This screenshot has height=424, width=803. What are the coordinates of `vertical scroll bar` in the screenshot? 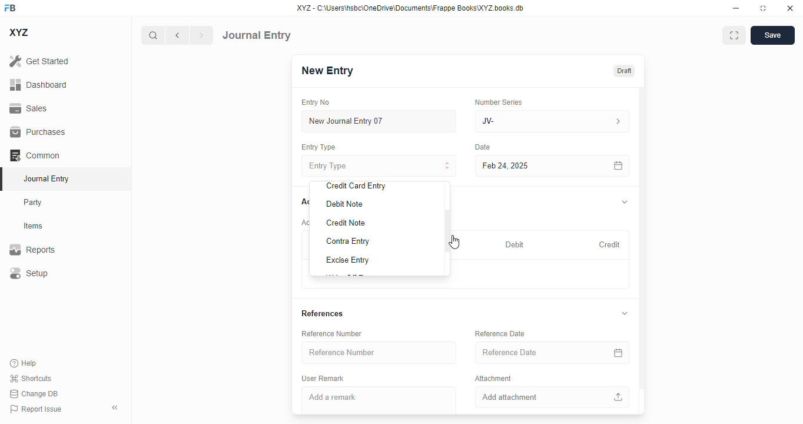 It's located at (642, 251).